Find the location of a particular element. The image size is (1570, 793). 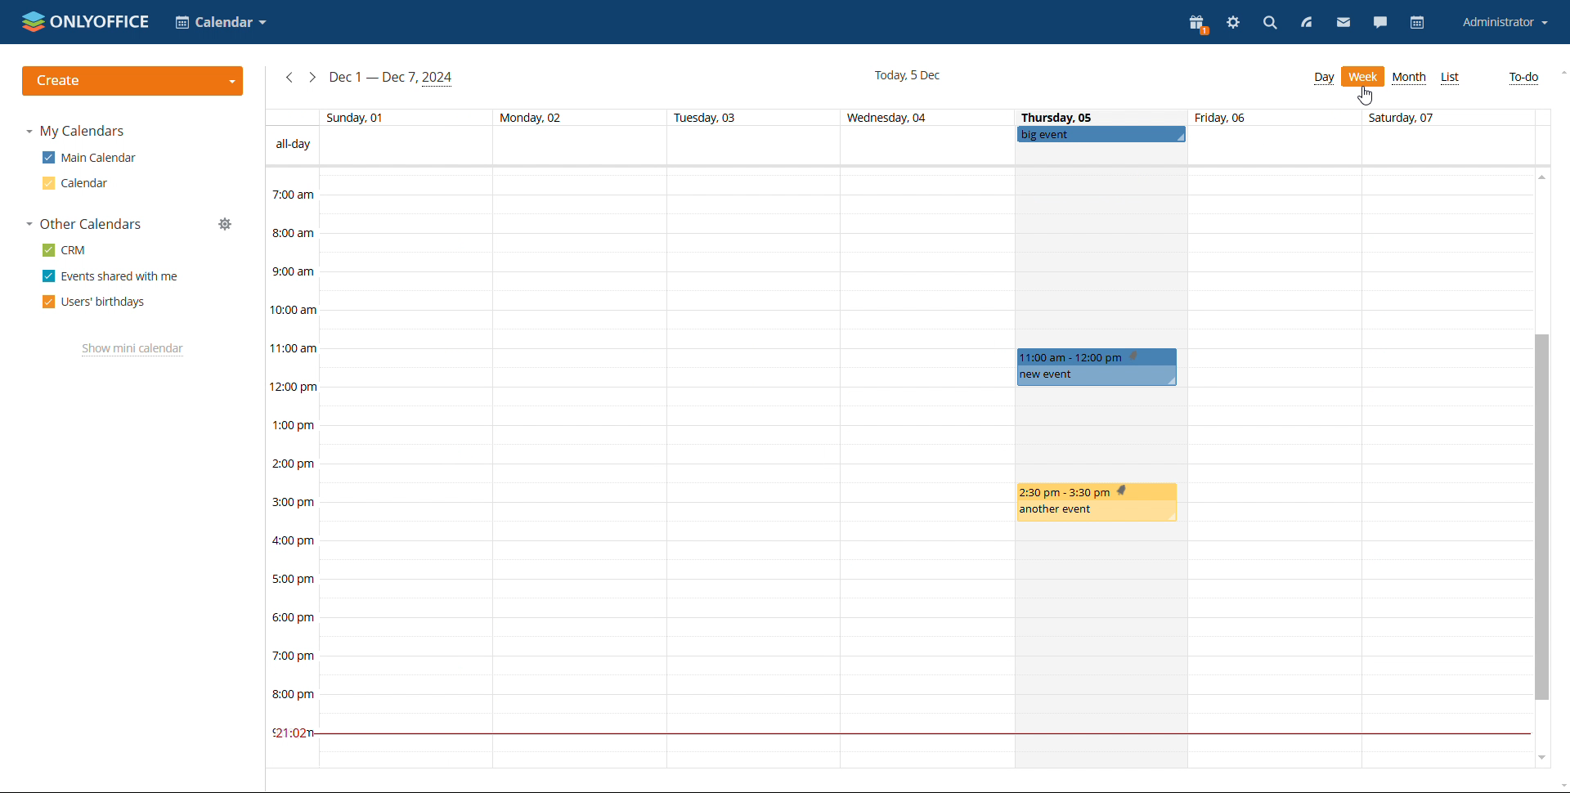

logo is located at coordinates (86, 21).